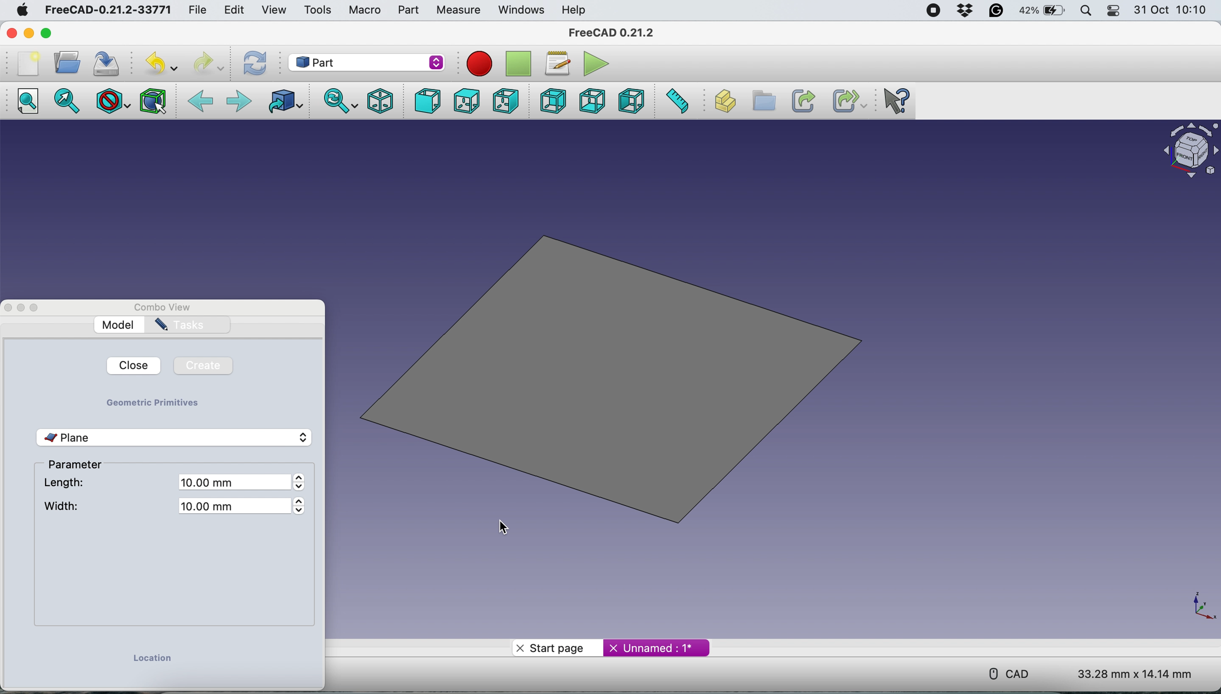  I want to click on plane, so click(174, 437).